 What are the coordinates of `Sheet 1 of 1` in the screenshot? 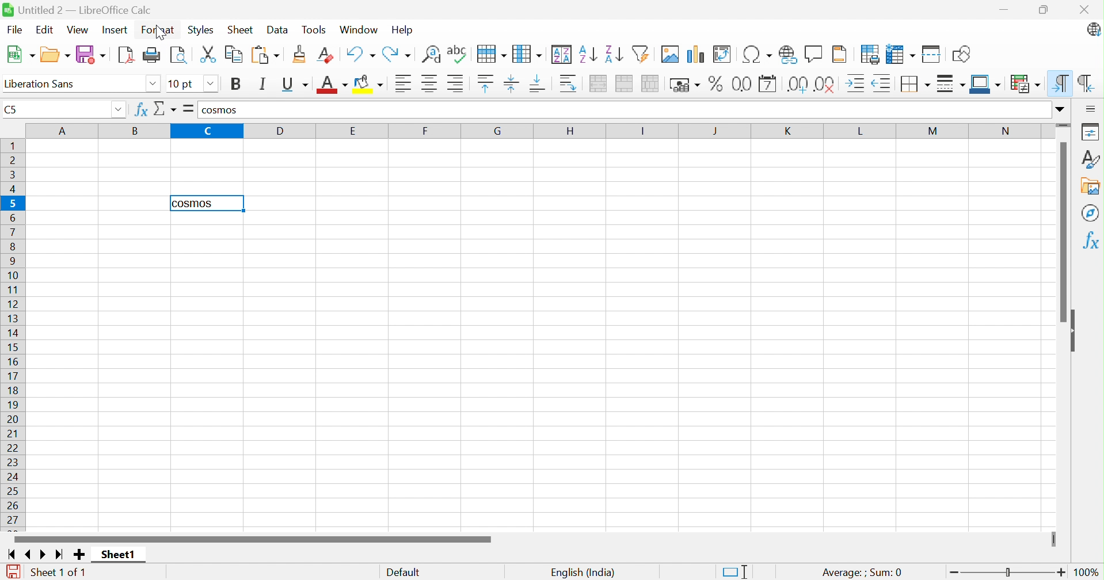 It's located at (61, 573).